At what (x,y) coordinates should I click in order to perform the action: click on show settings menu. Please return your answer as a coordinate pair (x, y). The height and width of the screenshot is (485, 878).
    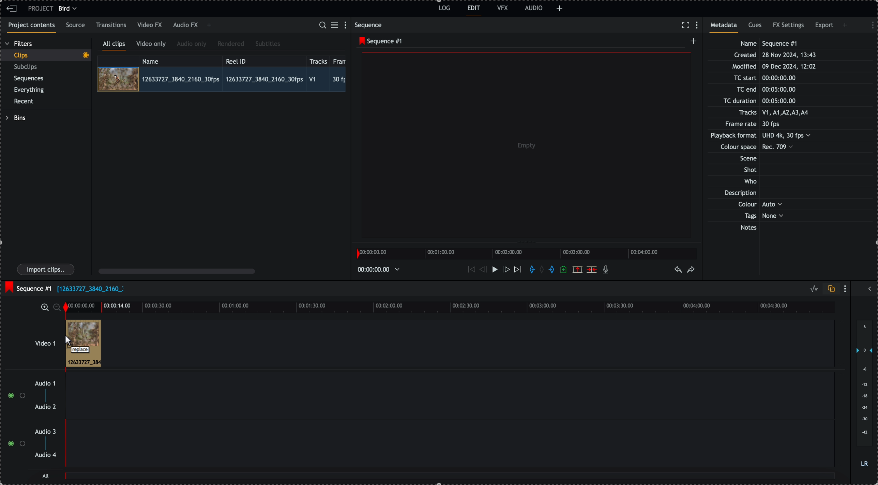
    Looking at the image, I should click on (869, 24).